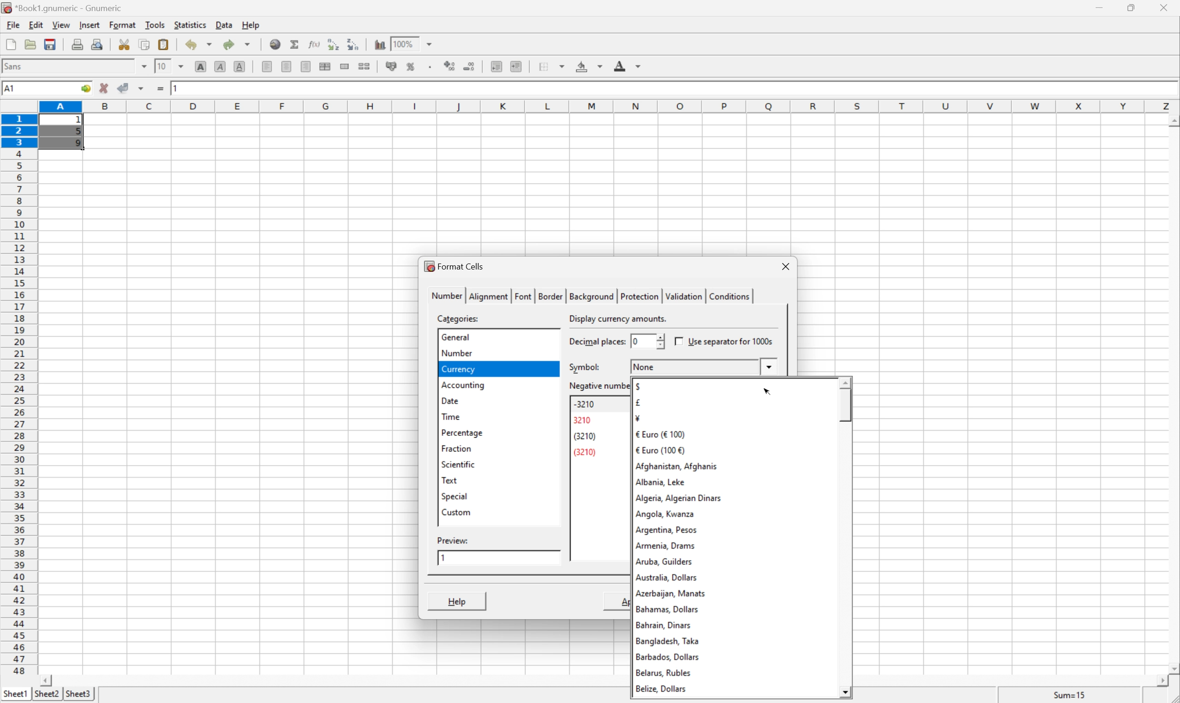  I want to click on scroll down, so click(1172, 668).